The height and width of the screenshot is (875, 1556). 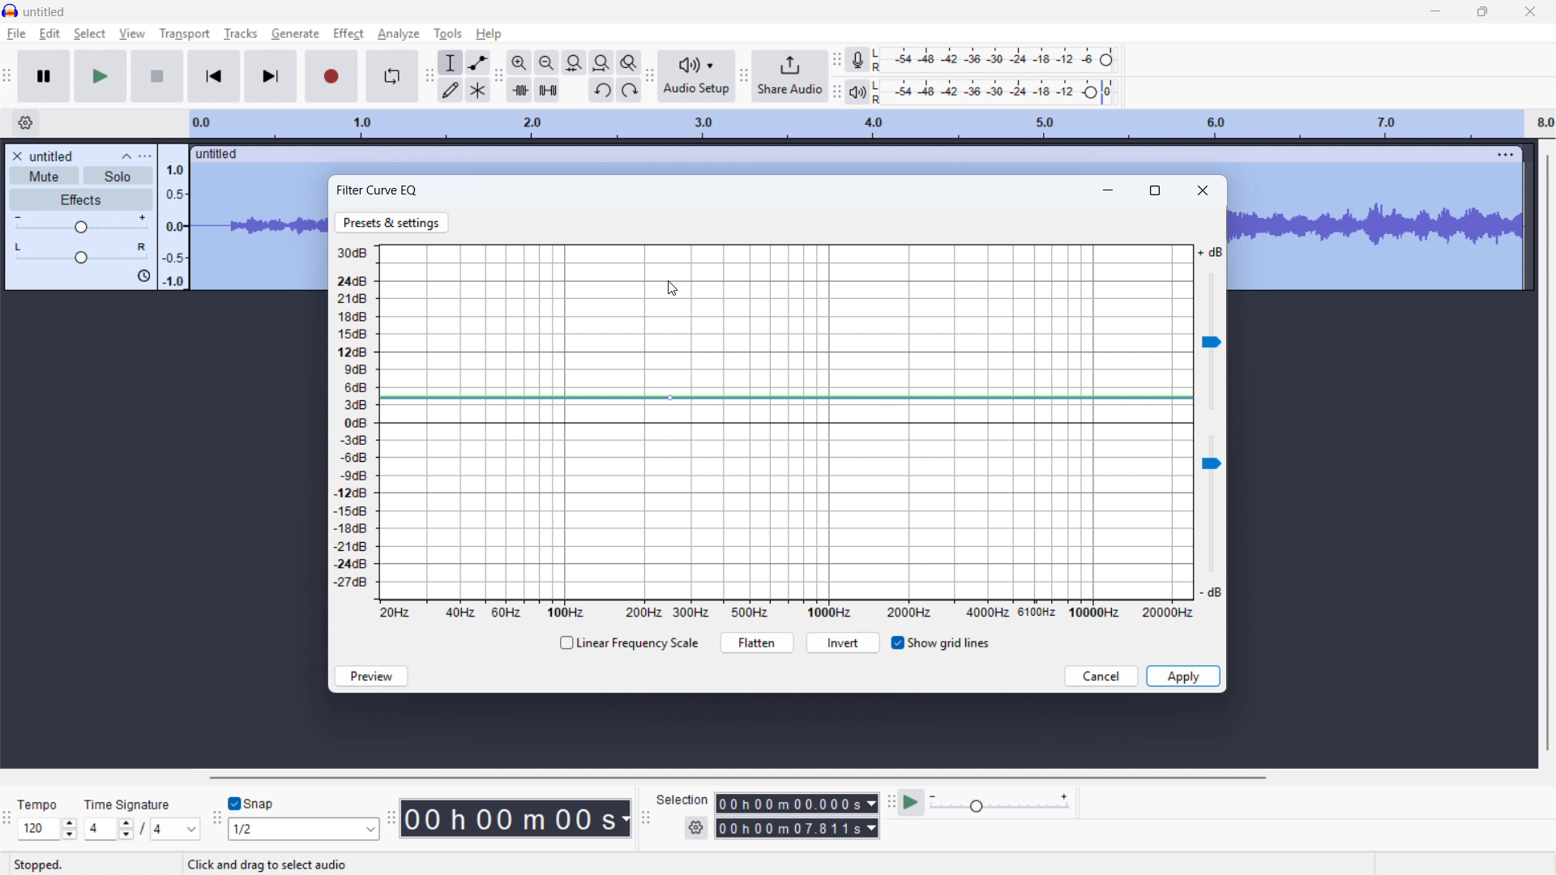 What do you see at coordinates (993, 59) in the screenshot?
I see `Recording level ` at bounding box center [993, 59].